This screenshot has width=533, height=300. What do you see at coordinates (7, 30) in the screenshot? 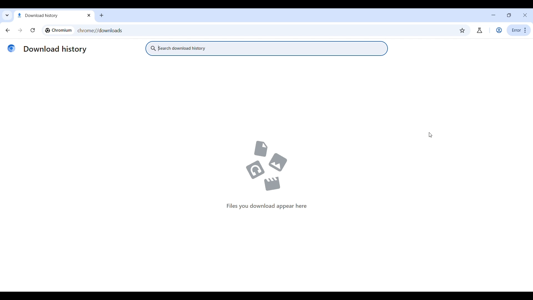
I see `Go backward` at bounding box center [7, 30].